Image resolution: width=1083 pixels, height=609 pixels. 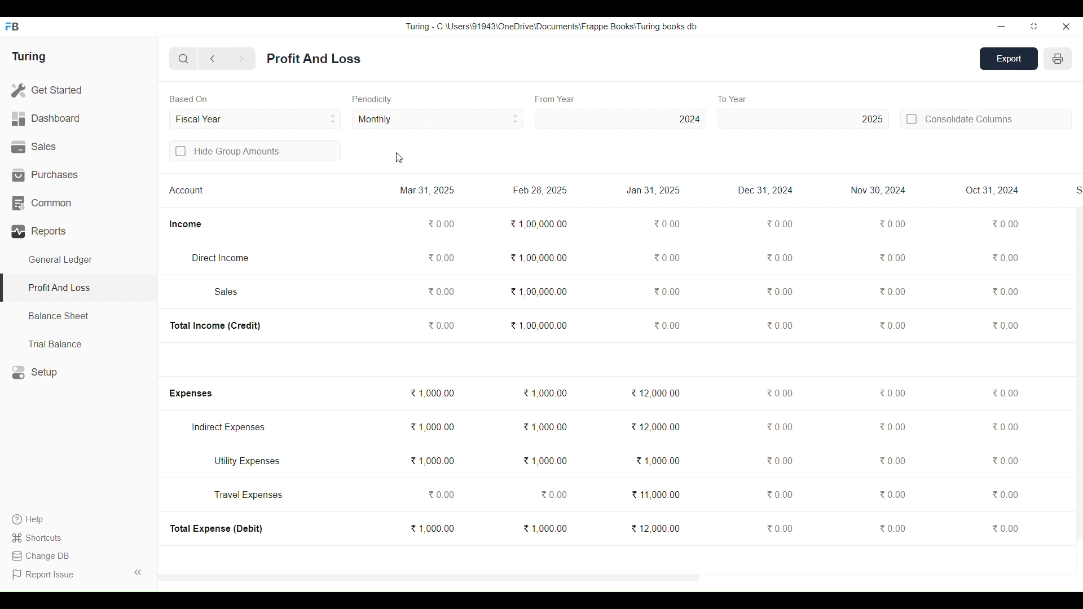 I want to click on 0.00, so click(x=441, y=325).